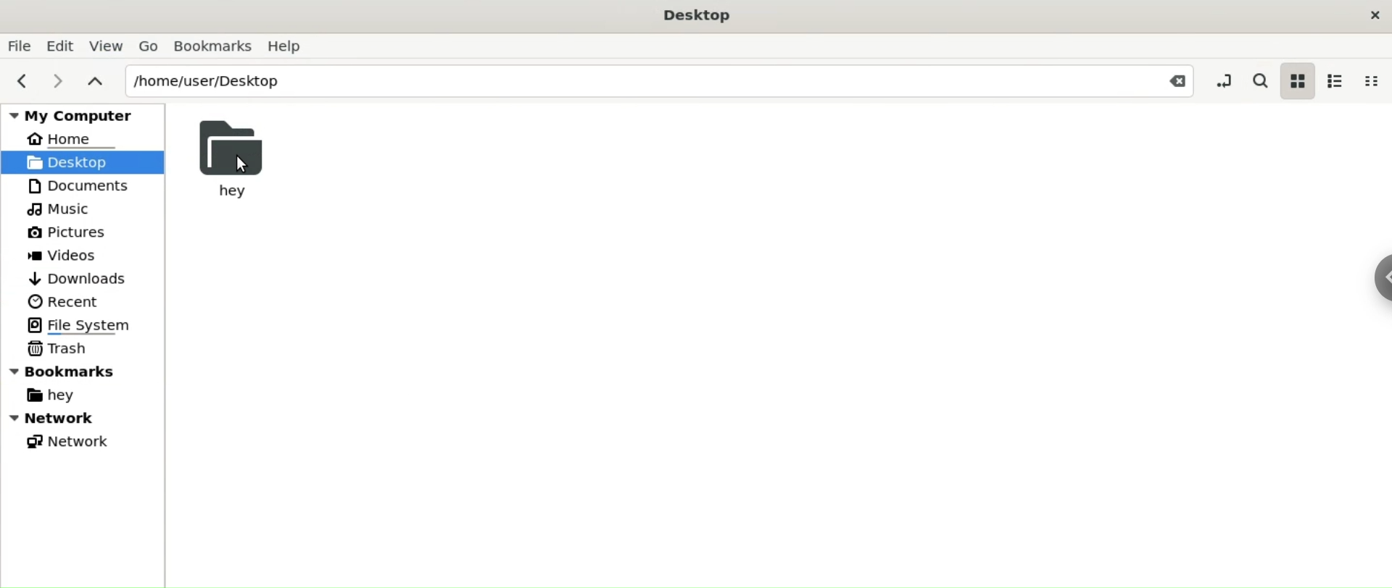  What do you see at coordinates (214, 45) in the screenshot?
I see `Bookmarks` at bounding box center [214, 45].